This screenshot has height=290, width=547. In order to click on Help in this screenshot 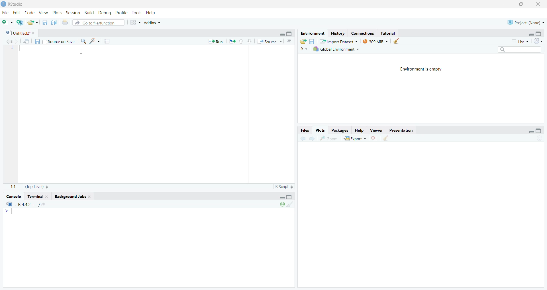, I will do `click(358, 129)`.